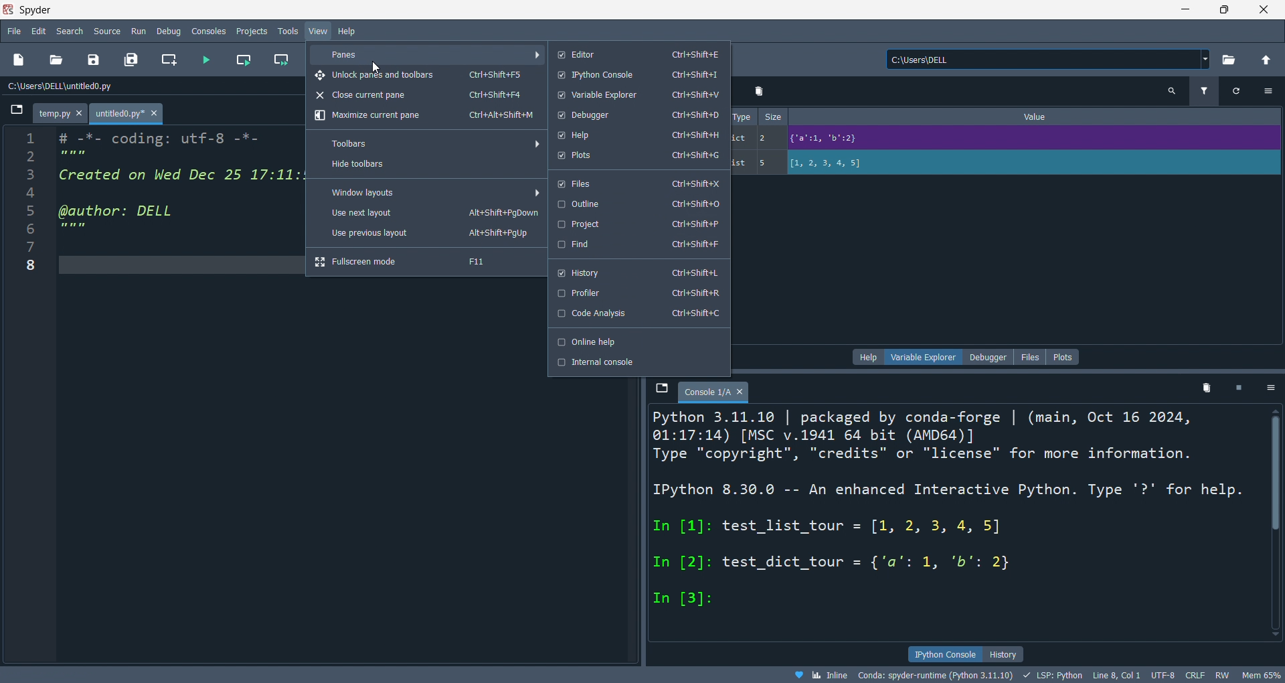 The height and width of the screenshot is (683, 1285). What do you see at coordinates (639, 183) in the screenshot?
I see `files` at bounding box center [639, 183].